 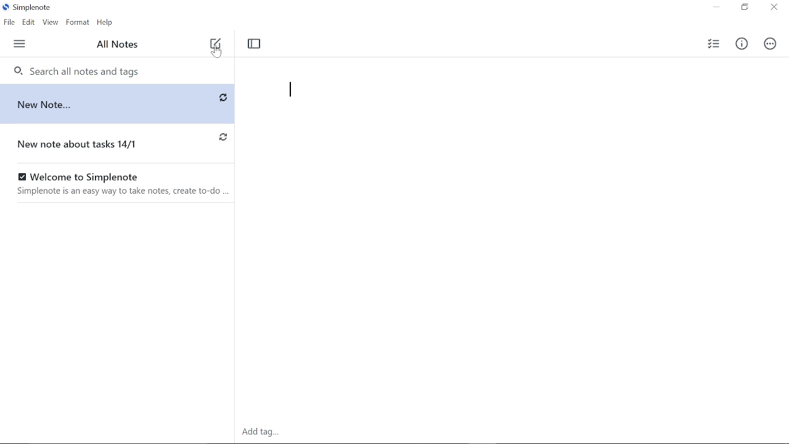 What do you see at coordinates (9, 22) in the screenshot?
I see `File` at bounding box center [9, 22].